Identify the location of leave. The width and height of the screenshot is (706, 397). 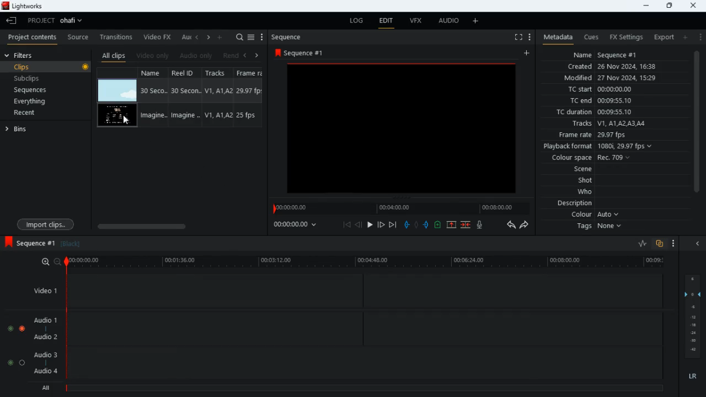
(12, 20).